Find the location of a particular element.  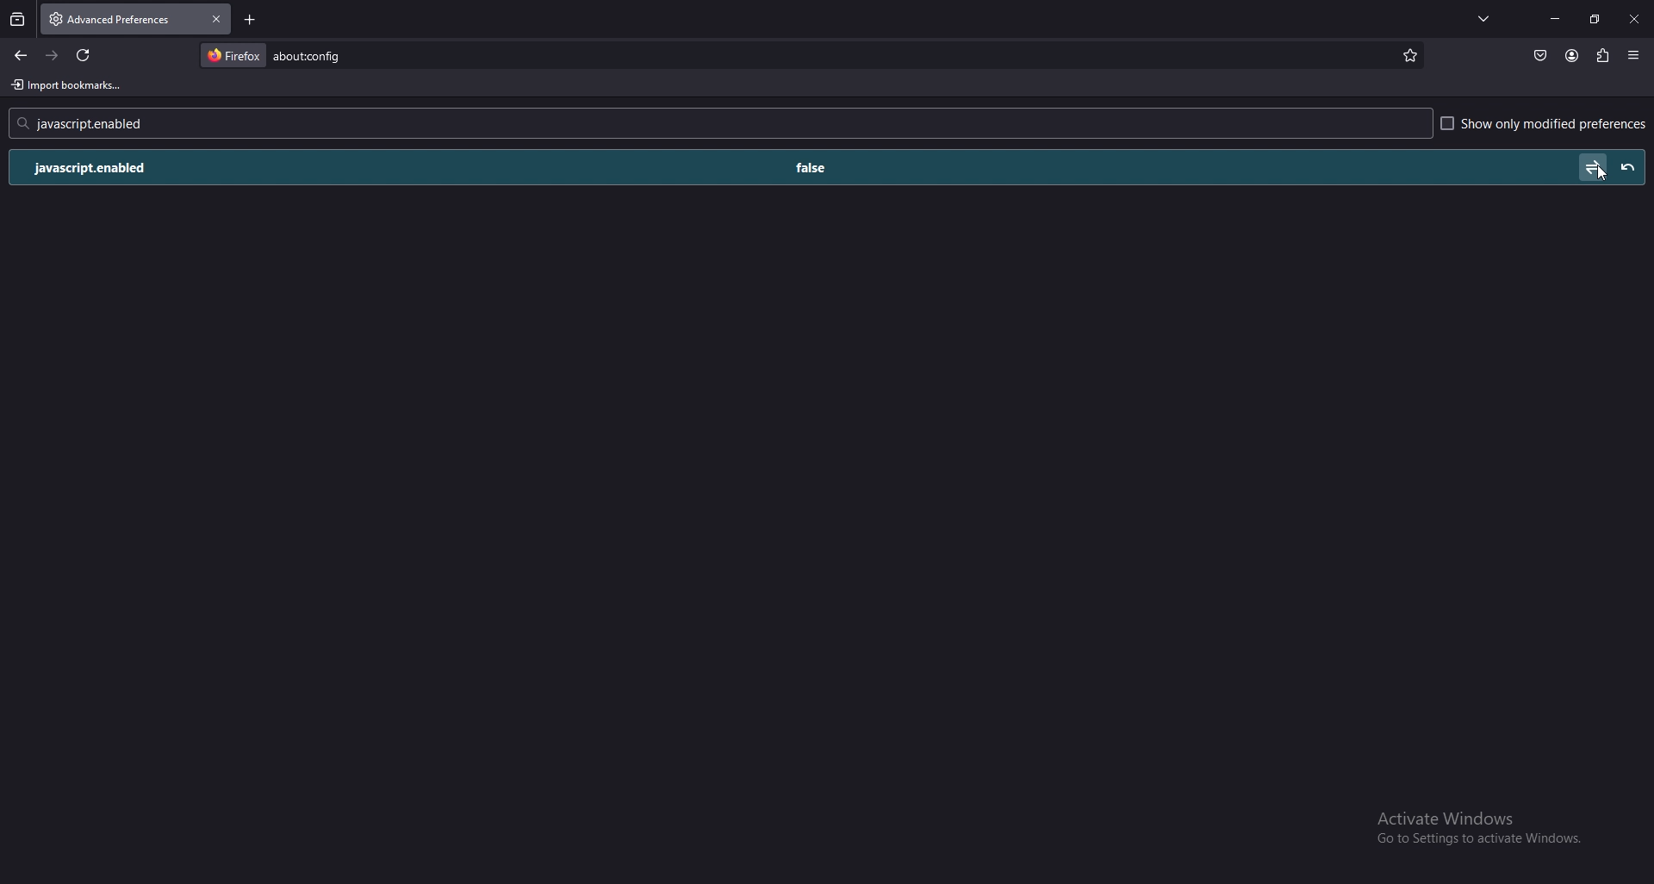

recent browsing is located at coordinates (18, 20).